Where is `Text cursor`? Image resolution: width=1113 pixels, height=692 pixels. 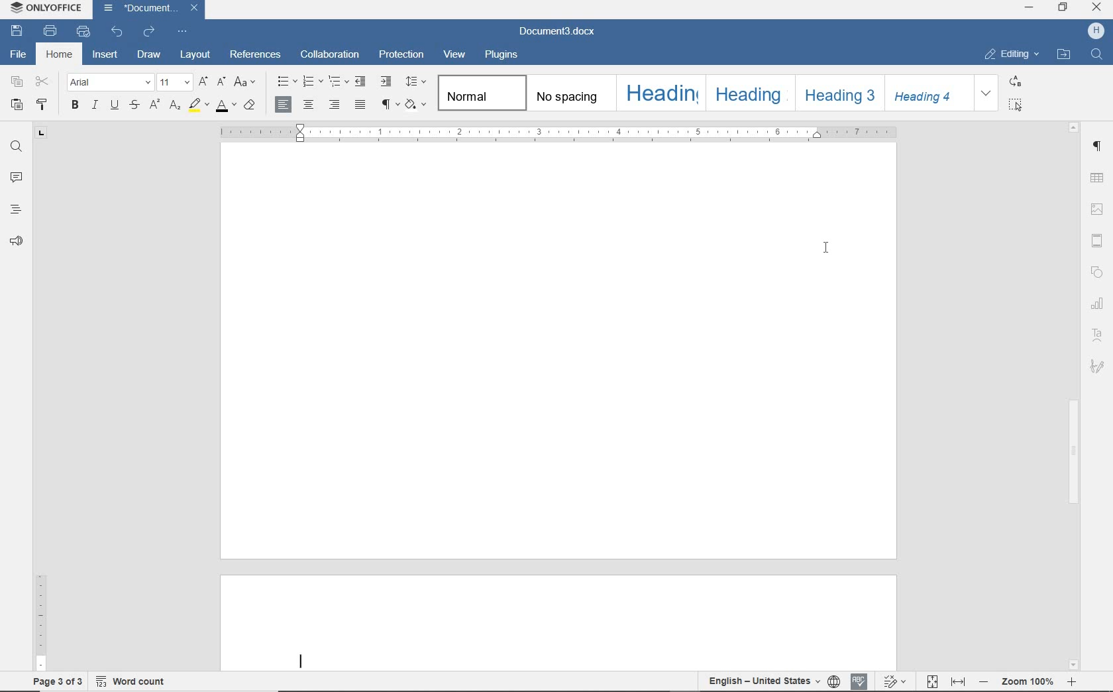
Text cursor is located at coordinates (828, 251).